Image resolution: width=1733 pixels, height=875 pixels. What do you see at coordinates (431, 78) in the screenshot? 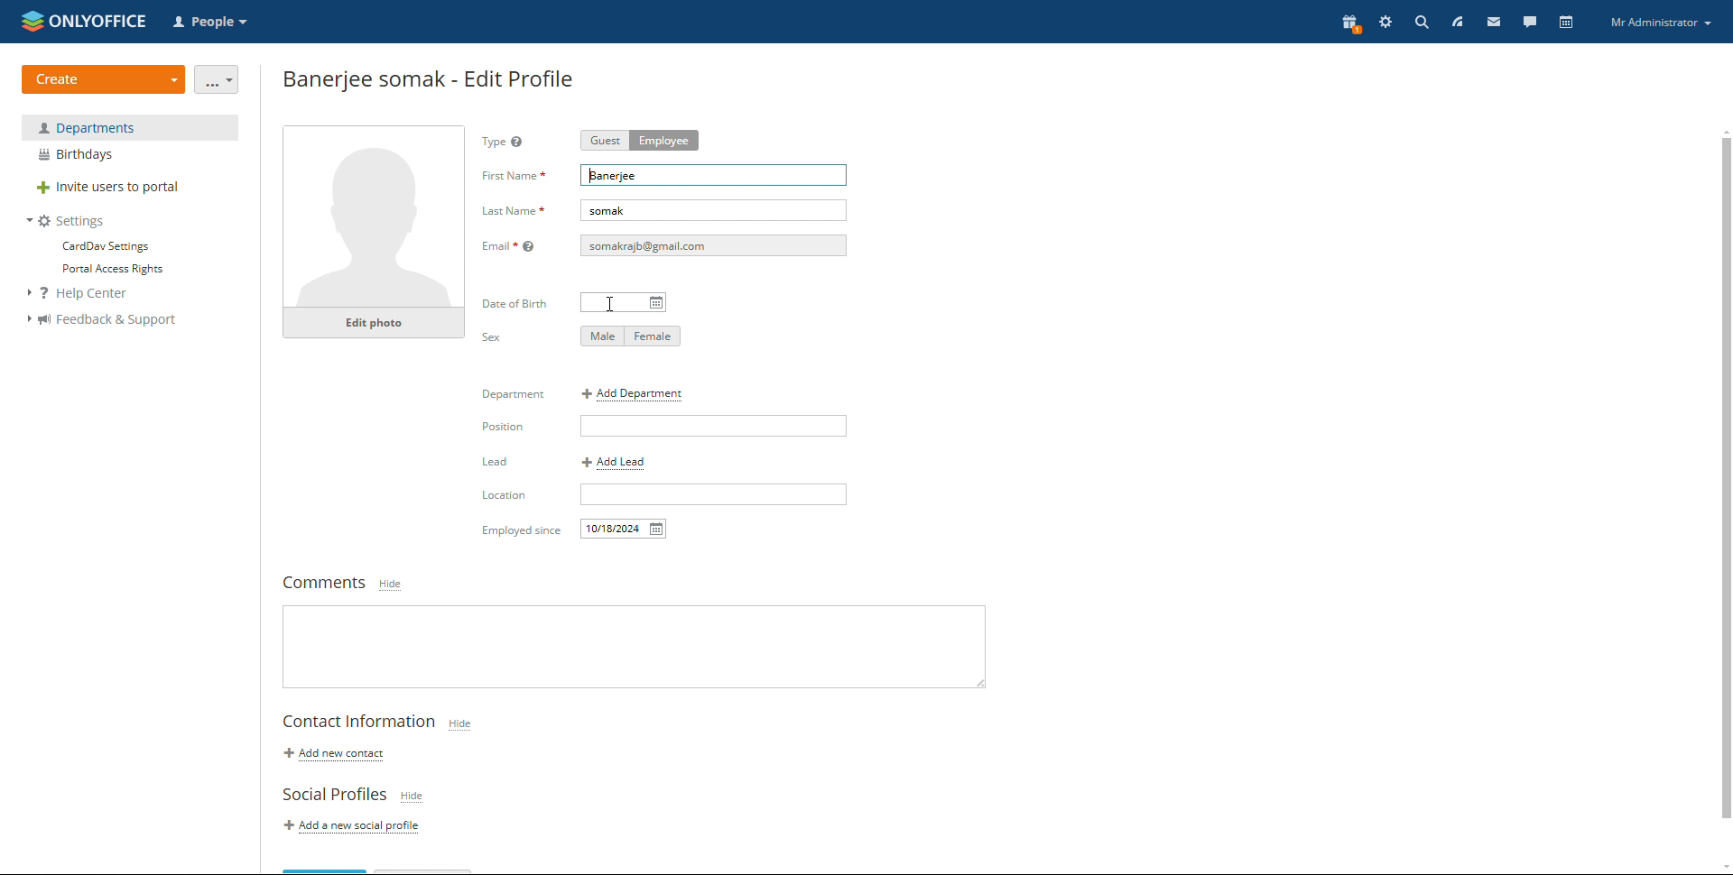
I see `employee edit profile` at bounding box center [431, 78].